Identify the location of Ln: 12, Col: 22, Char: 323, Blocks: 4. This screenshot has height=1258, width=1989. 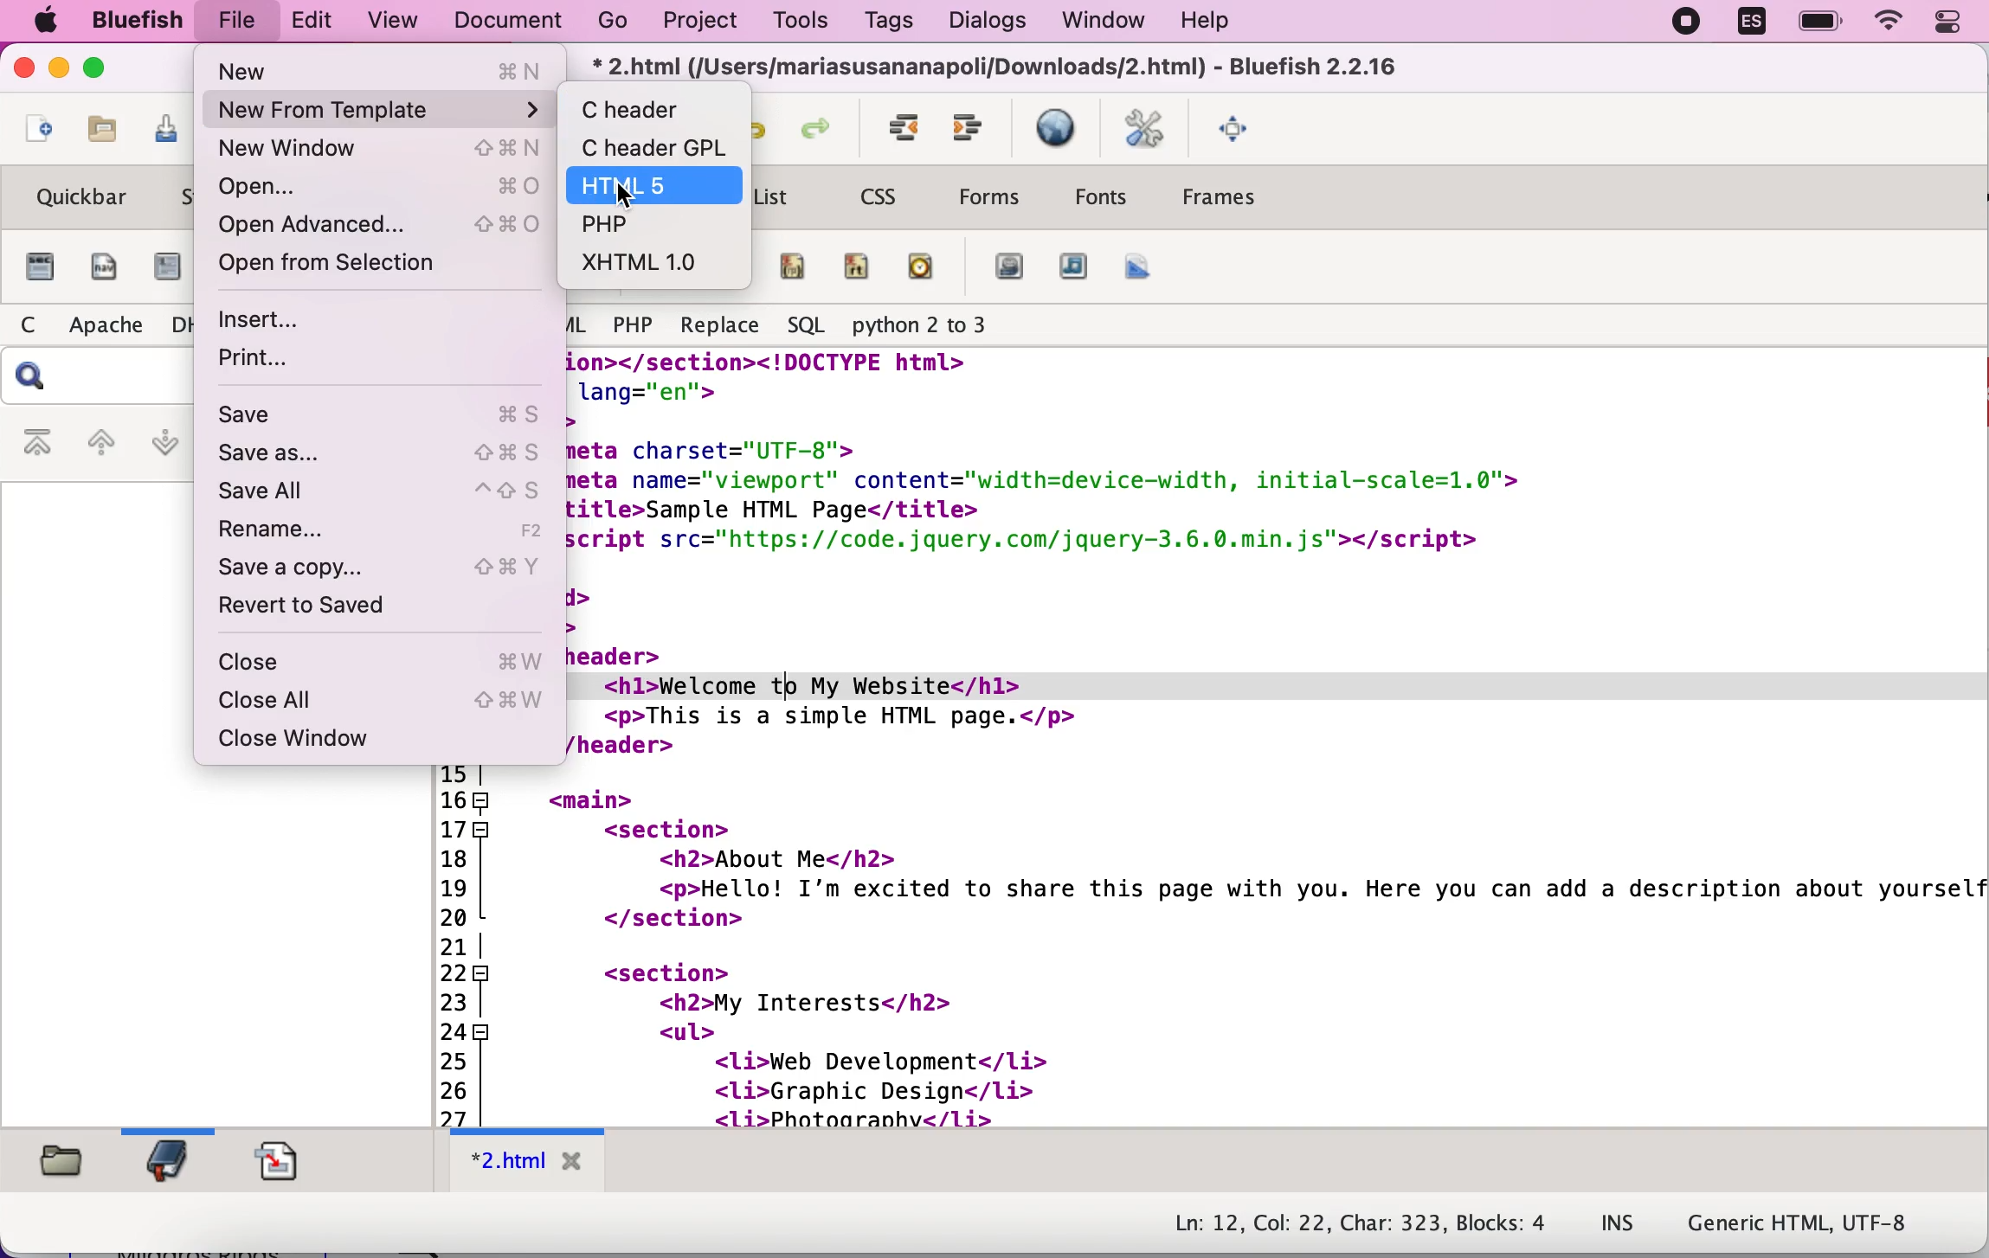
(1351, 1219).